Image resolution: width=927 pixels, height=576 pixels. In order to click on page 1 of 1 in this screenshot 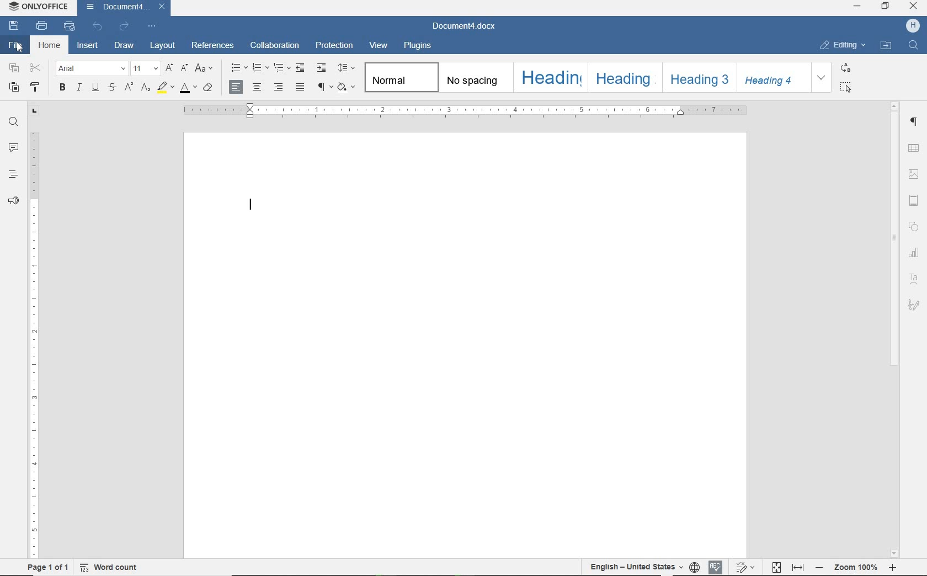, I will do `click(49, 568)`.